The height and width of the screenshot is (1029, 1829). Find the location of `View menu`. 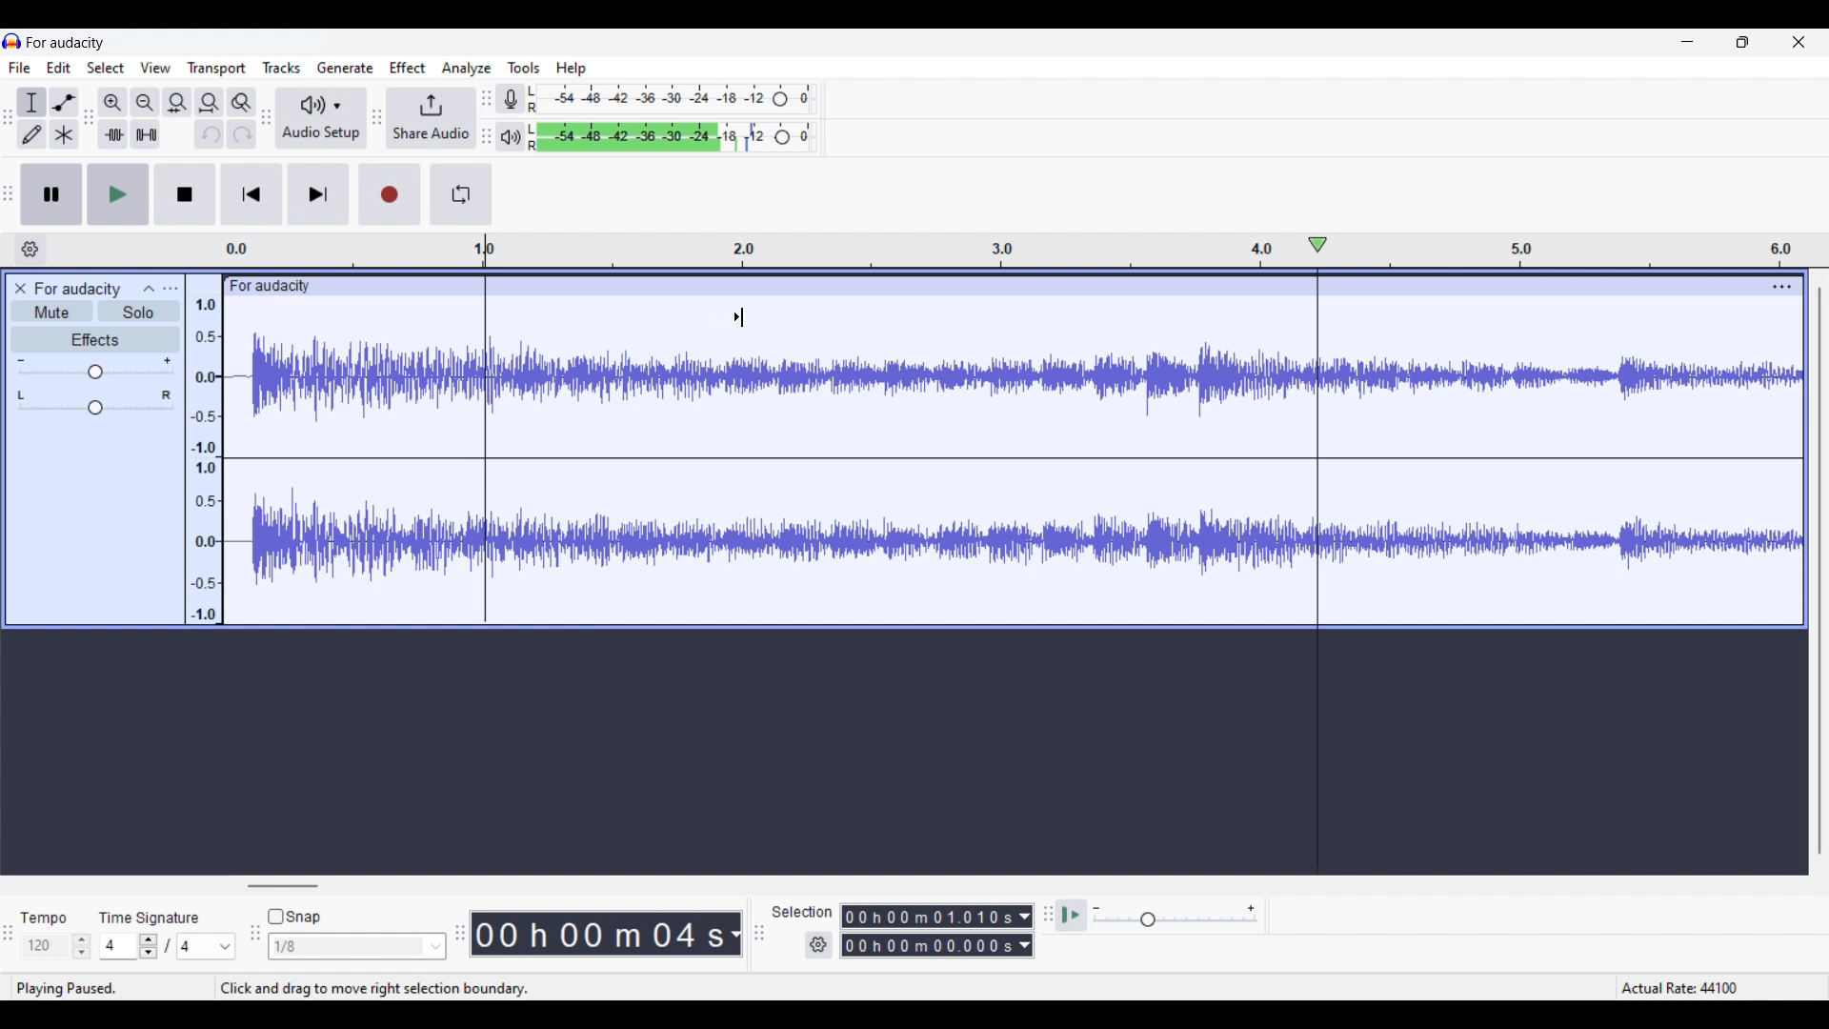

View menu is located at coordinates (156, 67).